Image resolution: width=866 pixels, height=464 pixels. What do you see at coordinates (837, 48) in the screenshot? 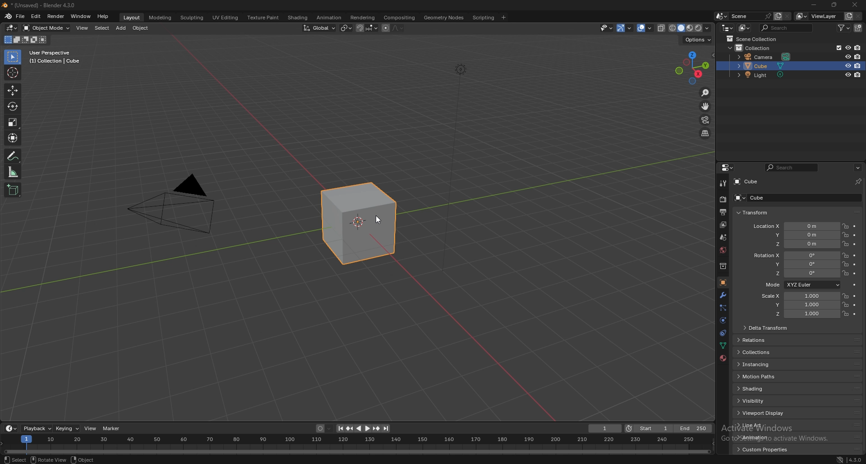
I see `exclude from viewlayer` at bounding box center [837, 48].